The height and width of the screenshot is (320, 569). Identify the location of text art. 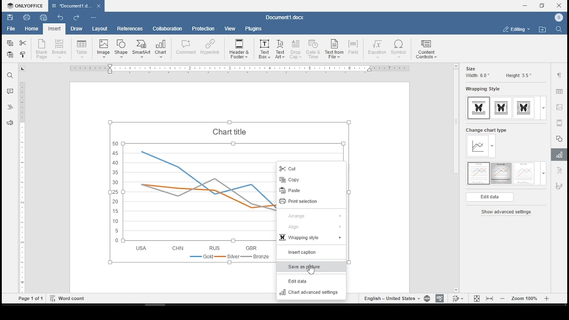
(280, 49).